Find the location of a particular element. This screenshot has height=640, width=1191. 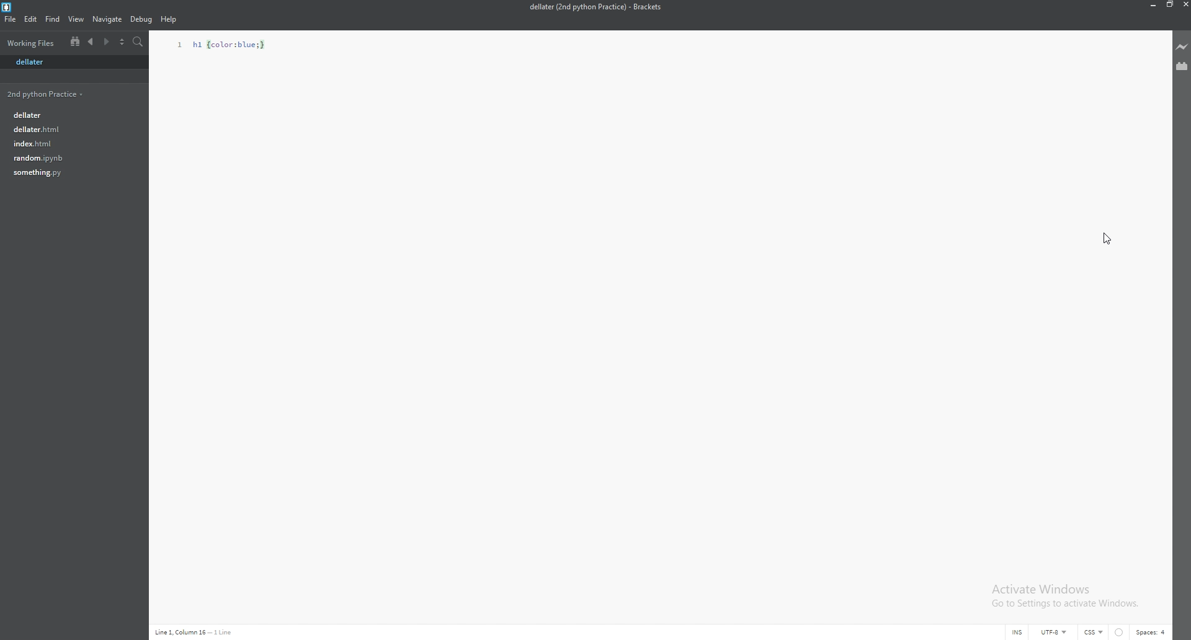

view is located at coordinates (77, 19).